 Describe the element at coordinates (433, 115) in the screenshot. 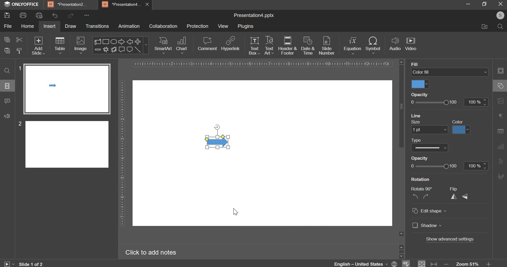

I see `` at that location.